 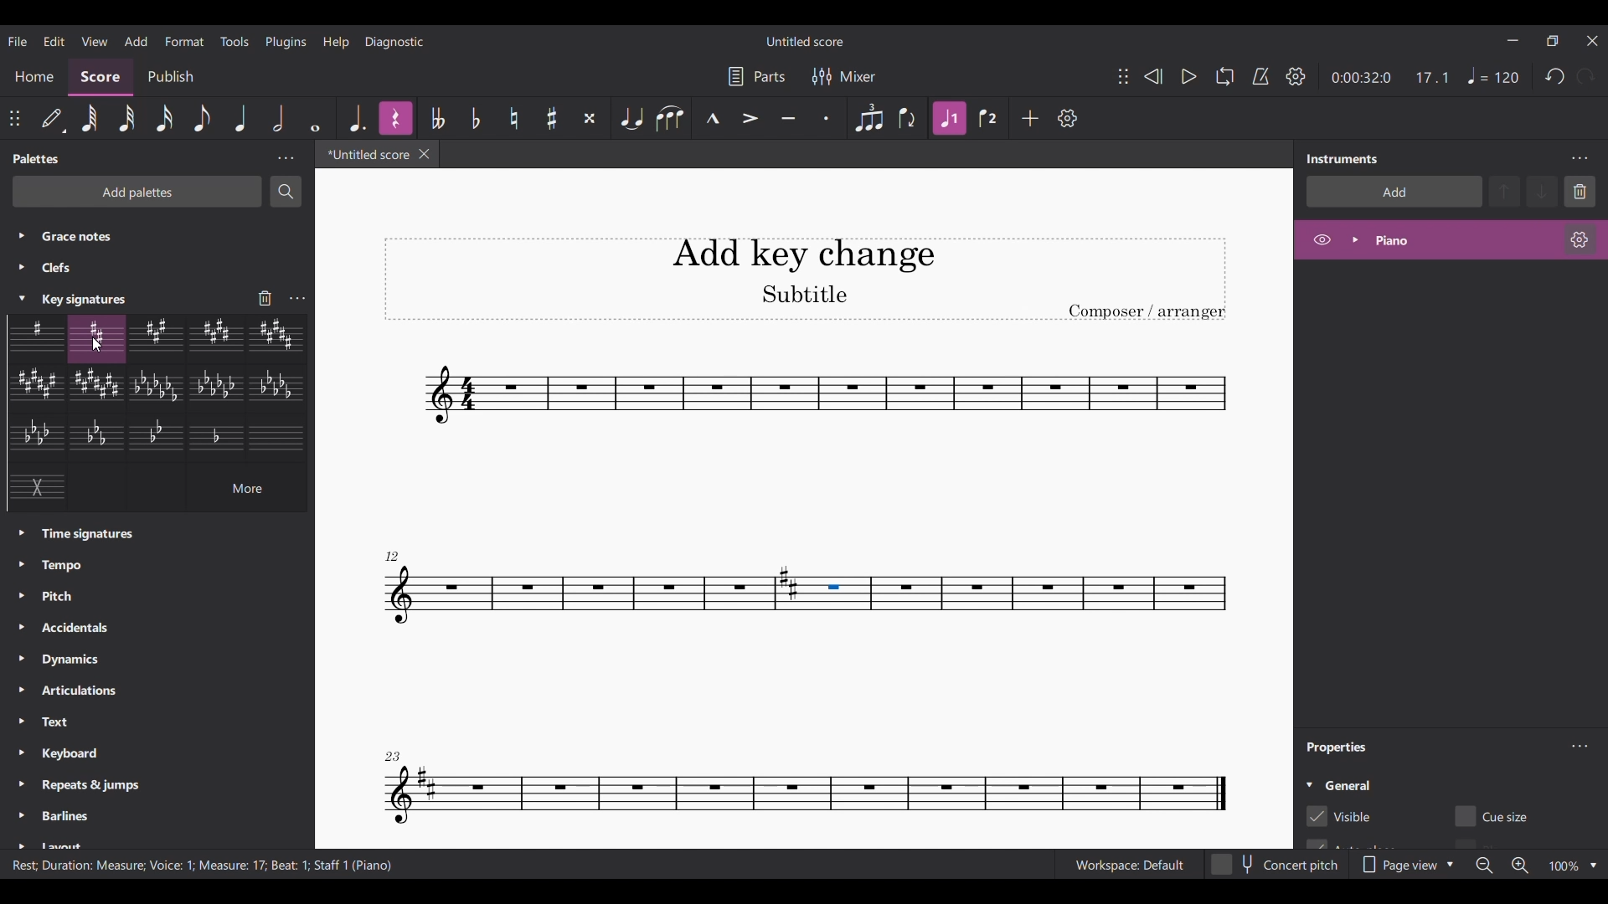 I want to click on Half note, so click(x=279, y=118).